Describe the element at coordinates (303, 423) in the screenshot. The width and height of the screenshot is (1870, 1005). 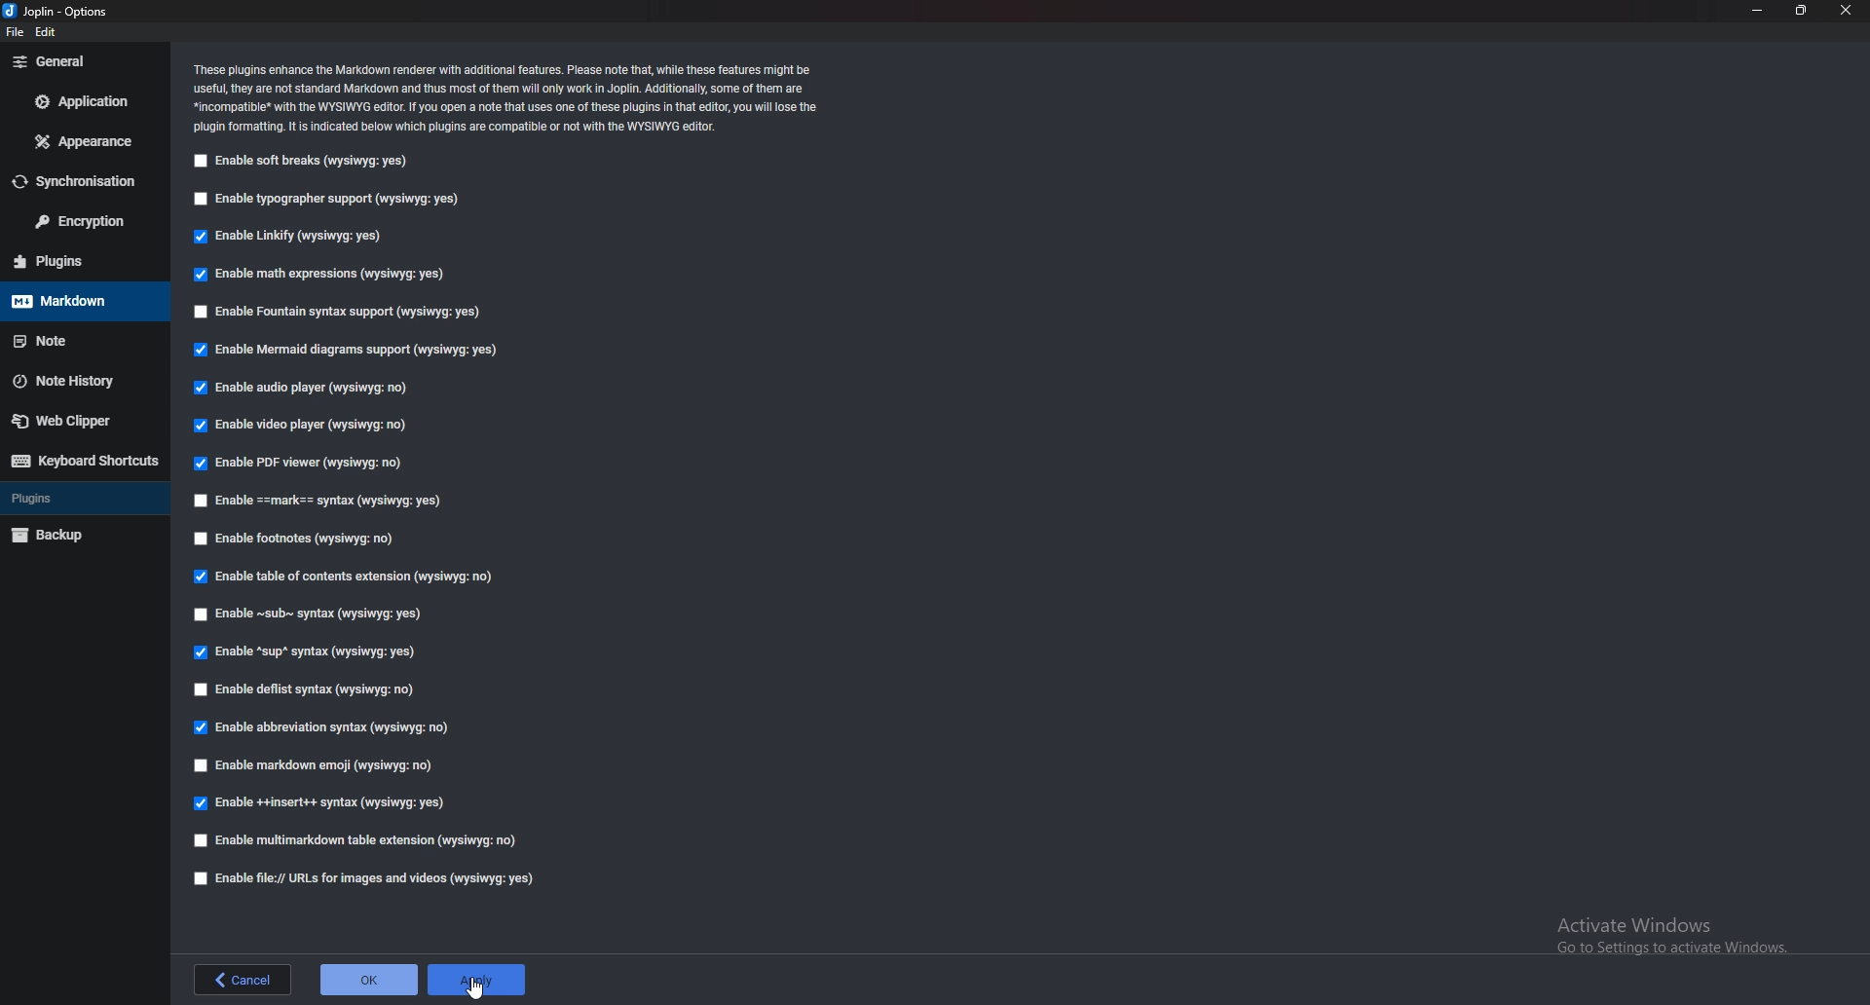
I see `enable video player` at that location.